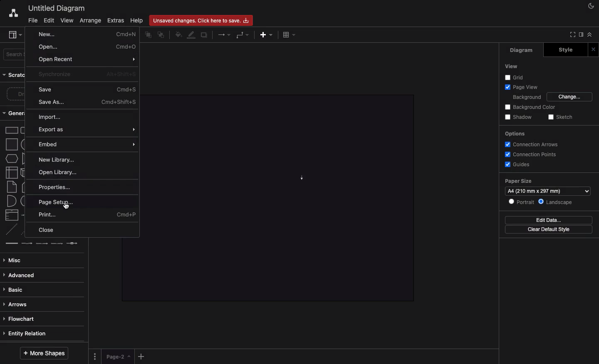  I want to click on Guides, so click(517, 164).